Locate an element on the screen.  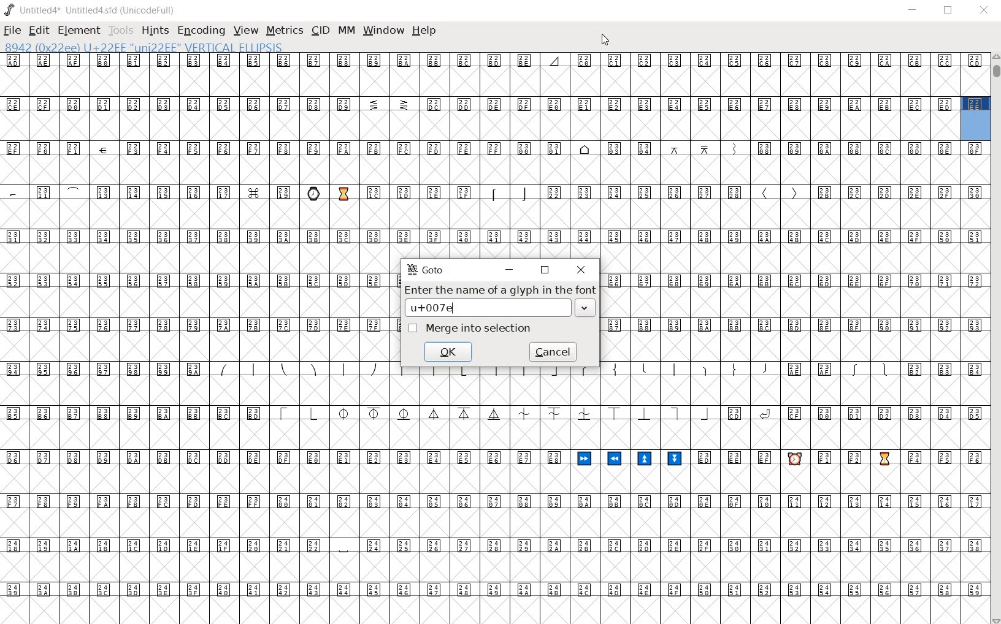
ENCODING is located at coordinates (202, 30).